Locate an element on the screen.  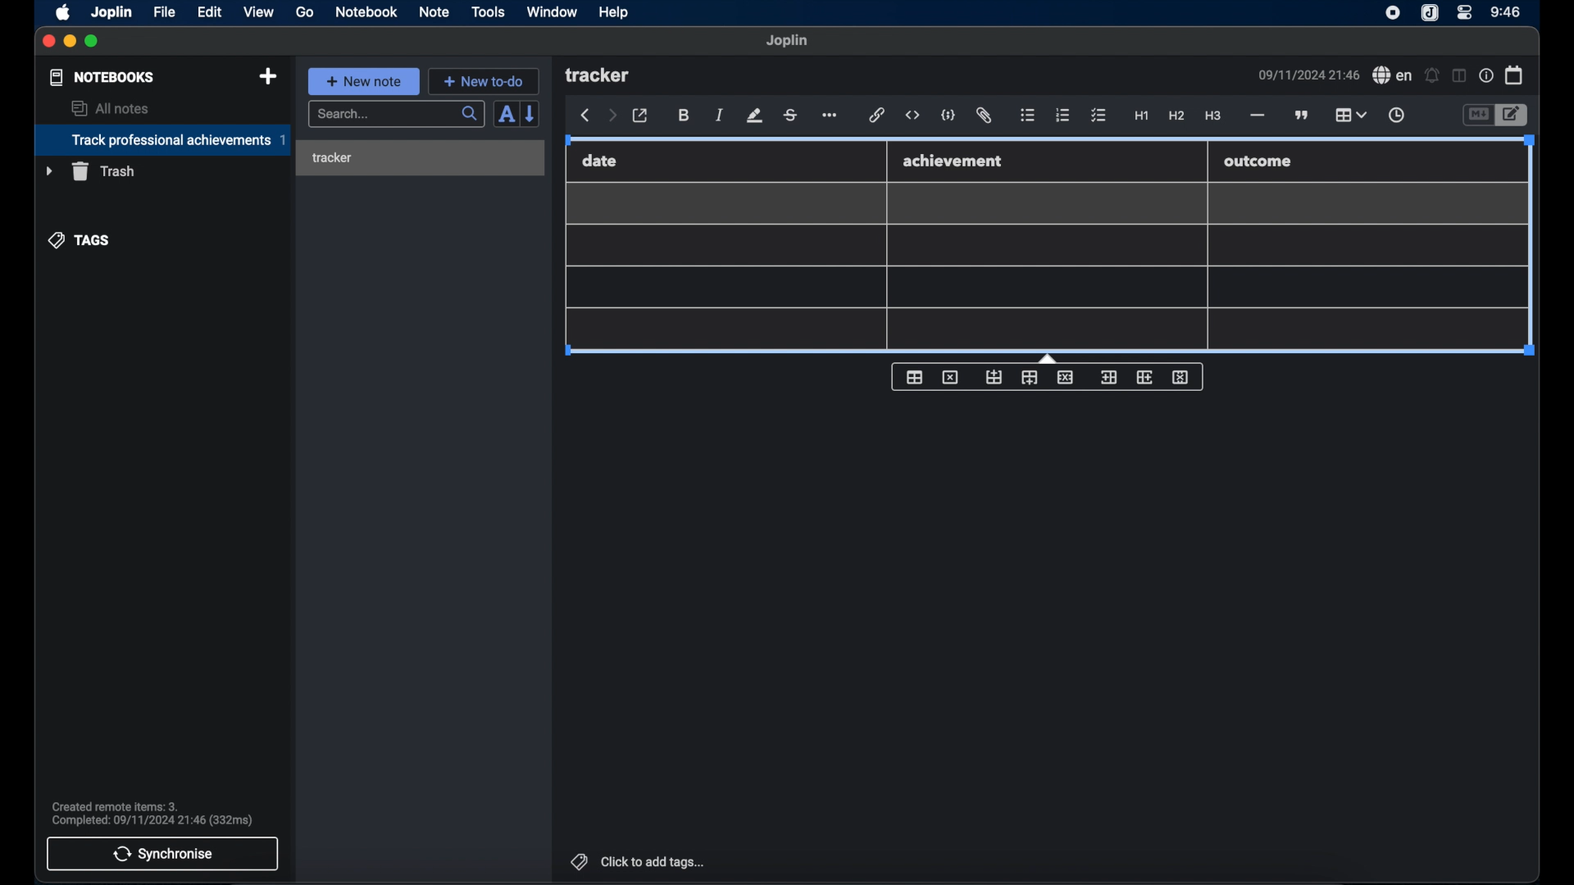
joplin icon is located at coordinates (1393, 14).